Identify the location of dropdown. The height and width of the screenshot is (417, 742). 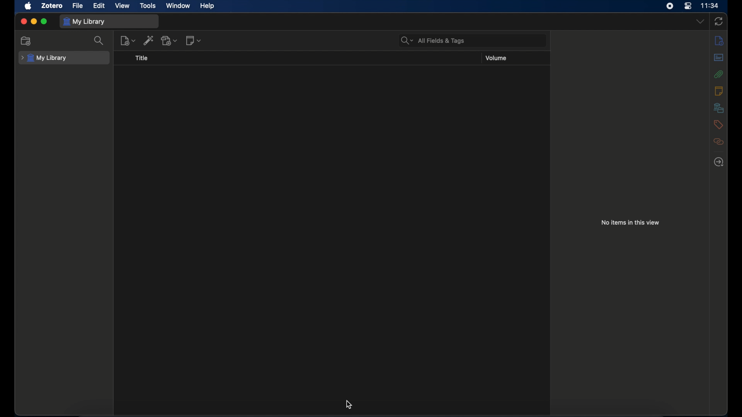
(700, 22).